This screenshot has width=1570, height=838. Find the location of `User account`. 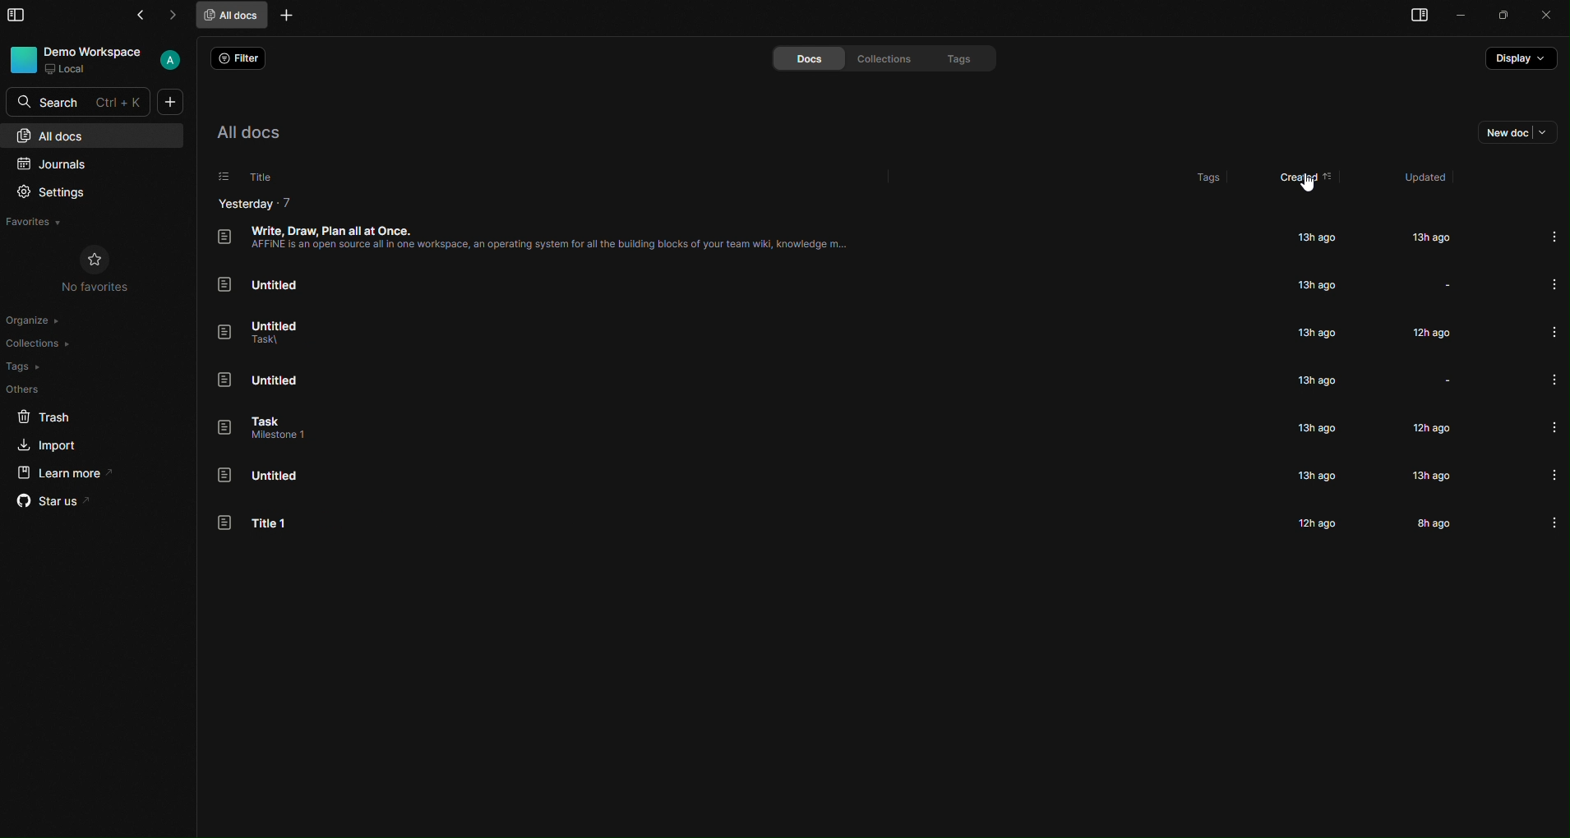

User account is located at coordinates (171, 59).